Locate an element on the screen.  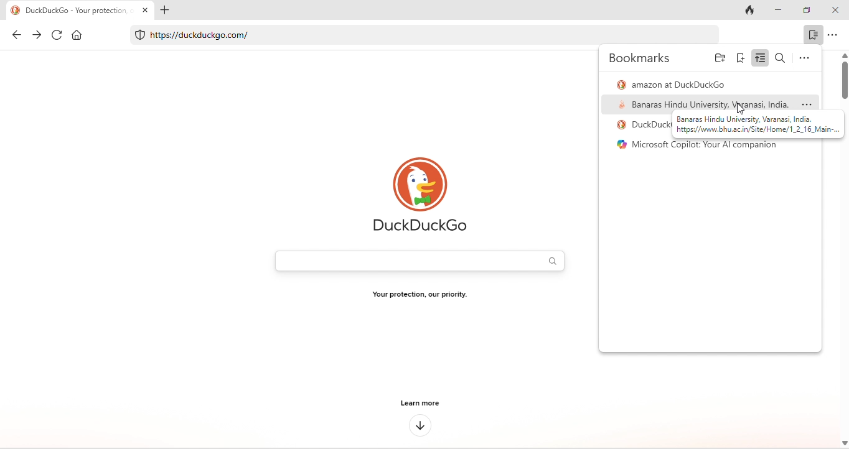
forward is located at coordinates (36, 35).